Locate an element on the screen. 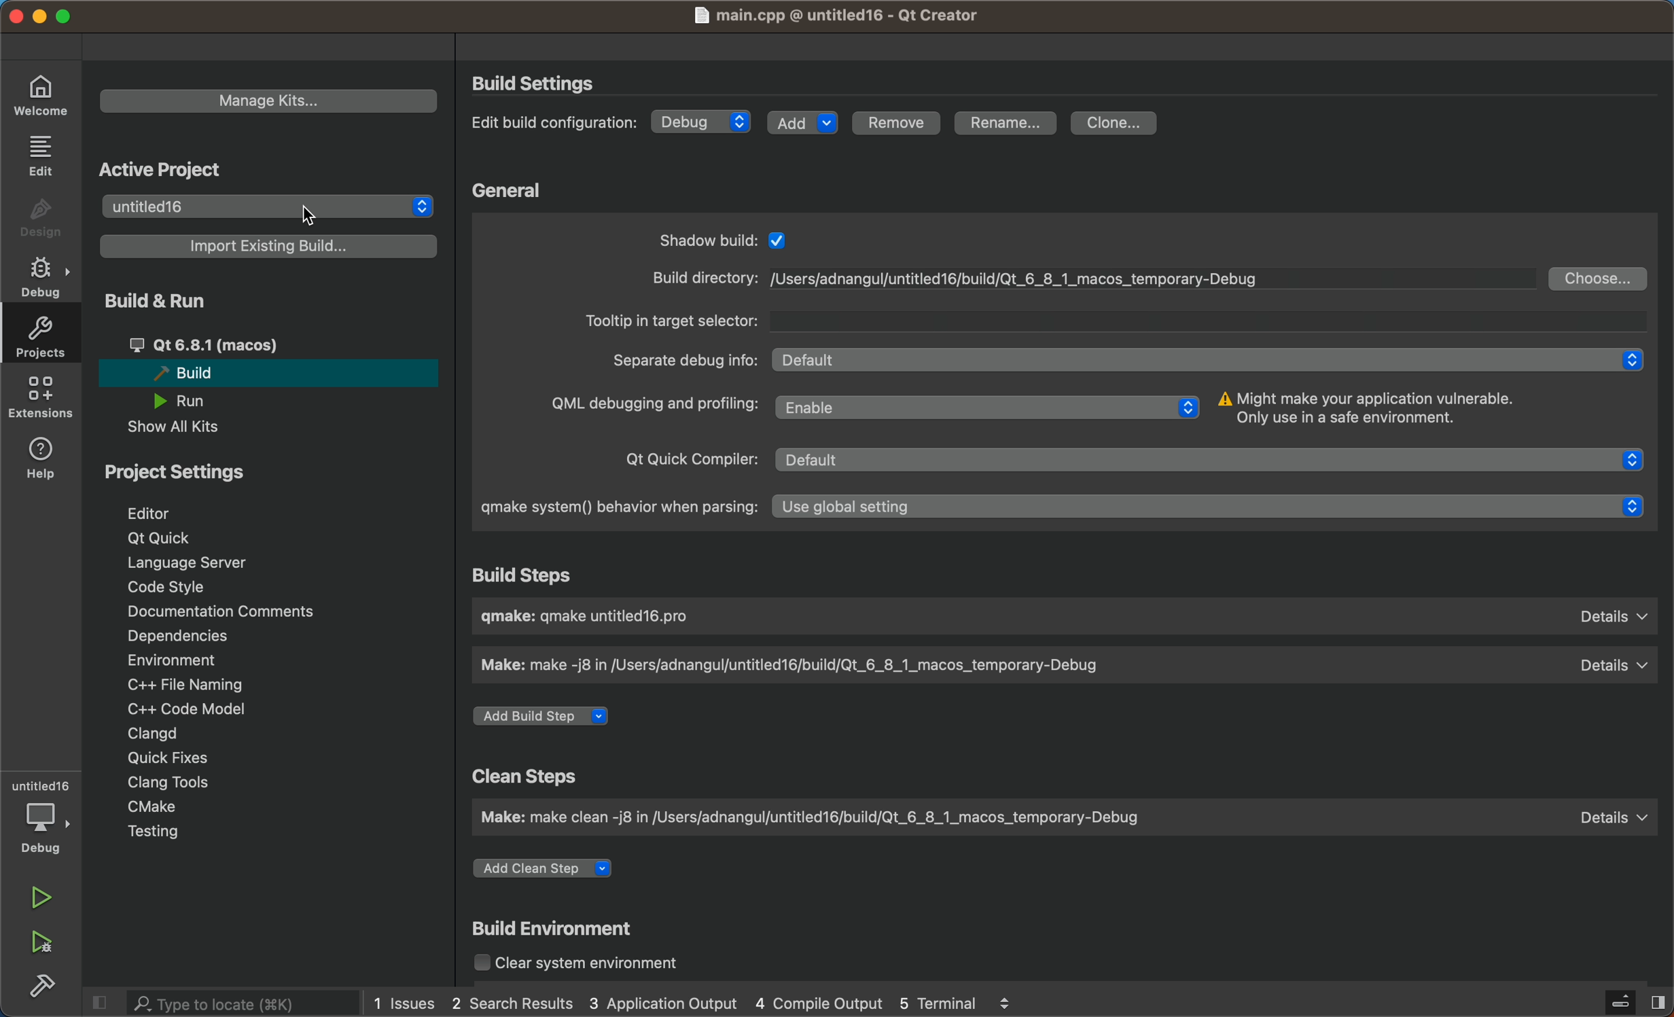  design is located at coordinates (38, 218).